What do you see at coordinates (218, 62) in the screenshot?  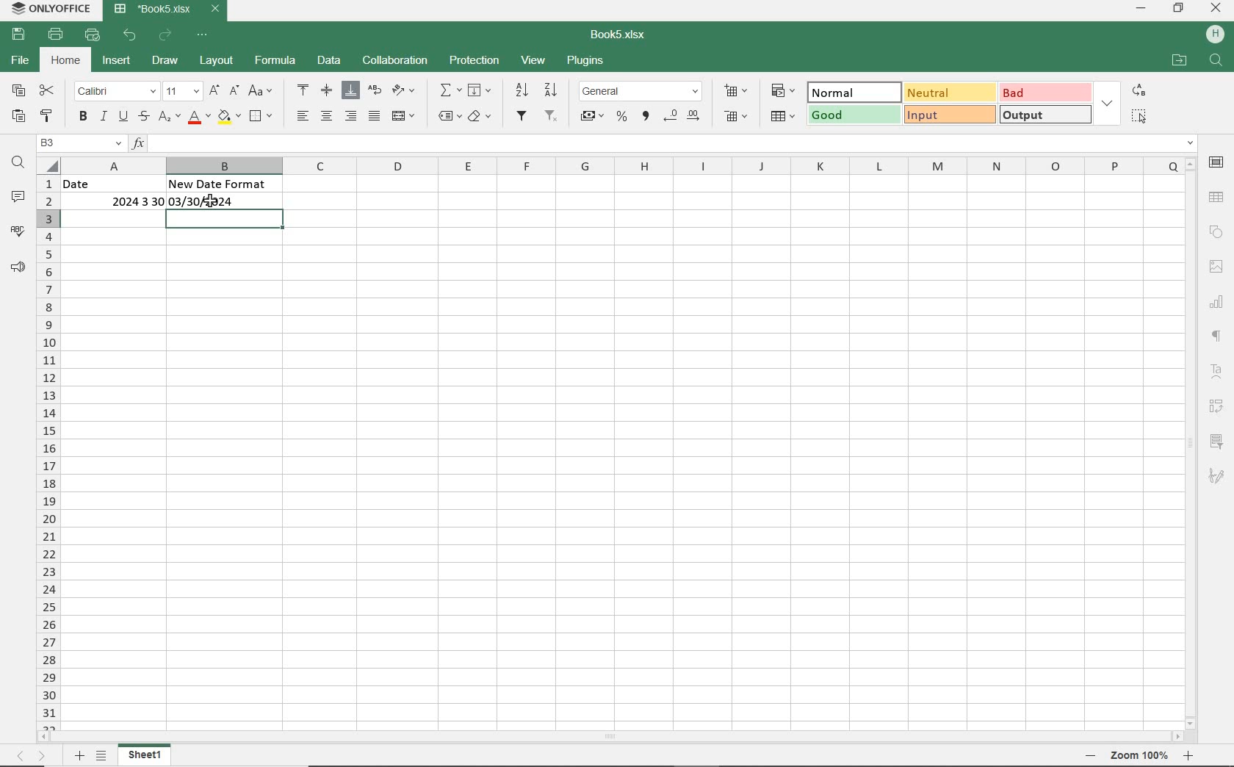 I see `LAYOUT` at bounding box center [218, 62].